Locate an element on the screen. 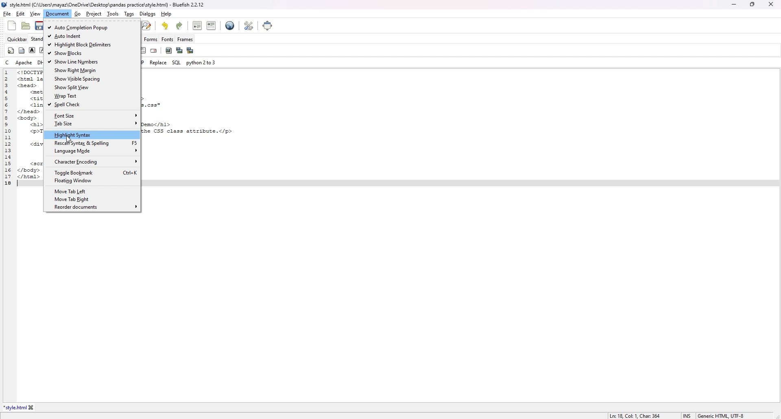  document is located at coordinates (57, 14).